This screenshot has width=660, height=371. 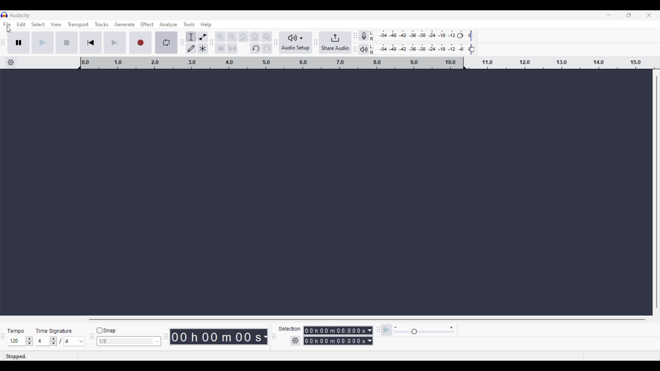 What do you see at coordinates (141, 43) in the screenshot?
I see `Record/Record new track` at bounding box center [141, 43].